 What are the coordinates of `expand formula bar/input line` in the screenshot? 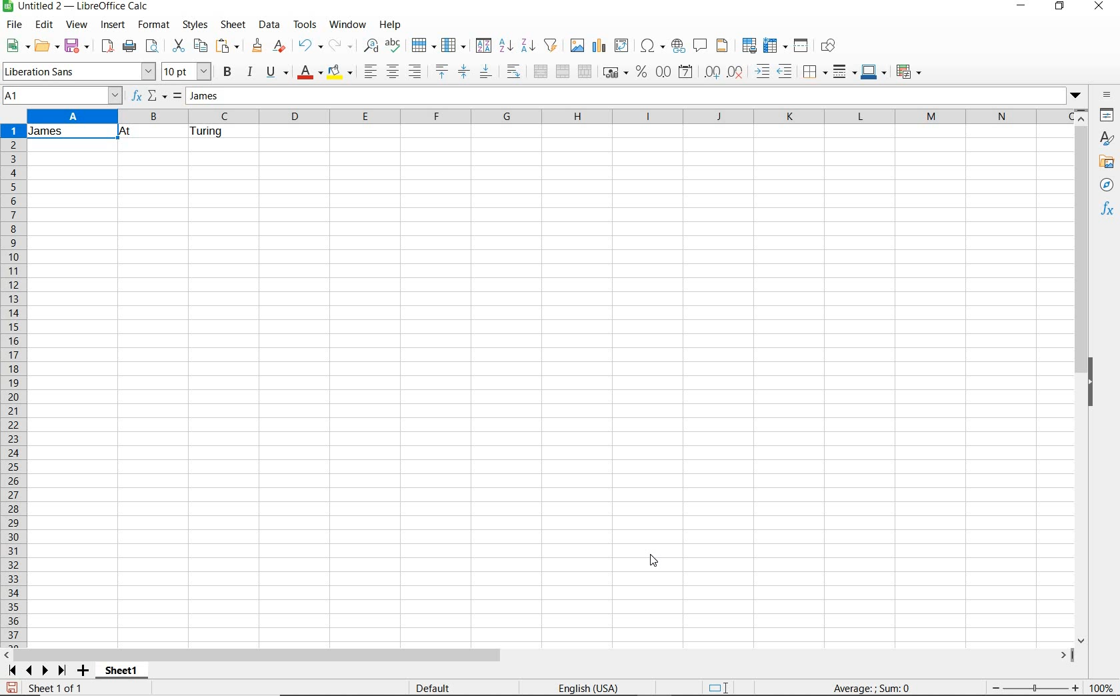 It's located at (622, 97).